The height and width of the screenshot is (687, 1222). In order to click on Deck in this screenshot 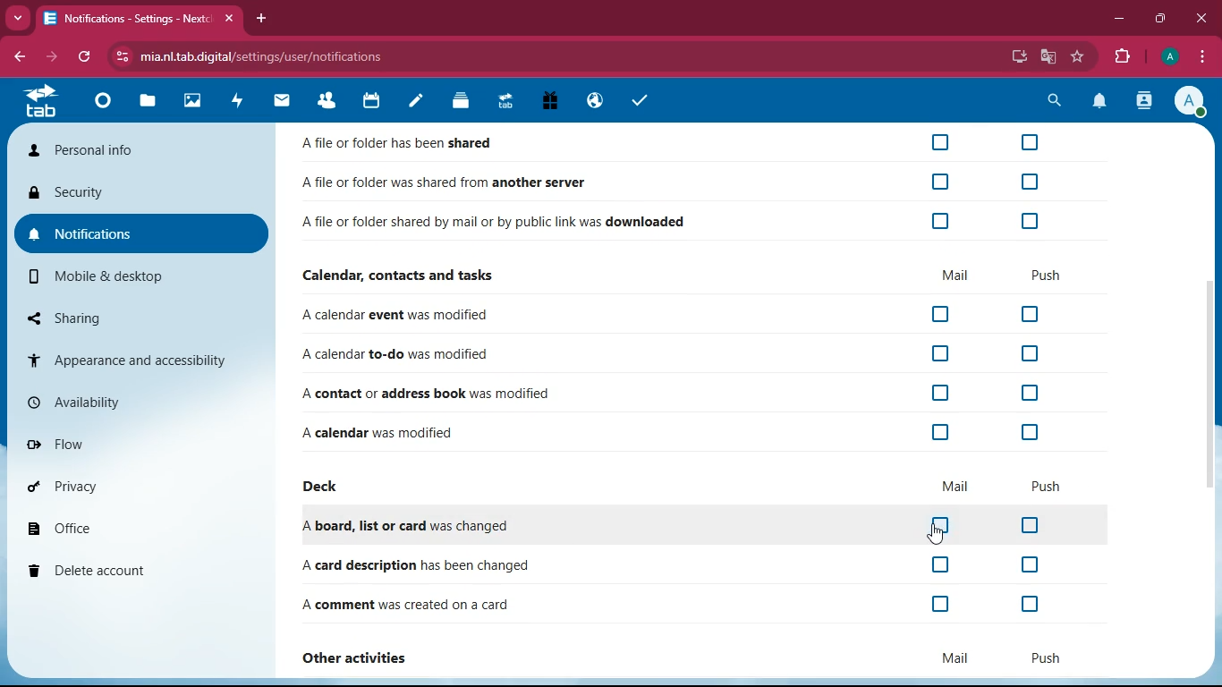, I will do `click(457, 102)`.